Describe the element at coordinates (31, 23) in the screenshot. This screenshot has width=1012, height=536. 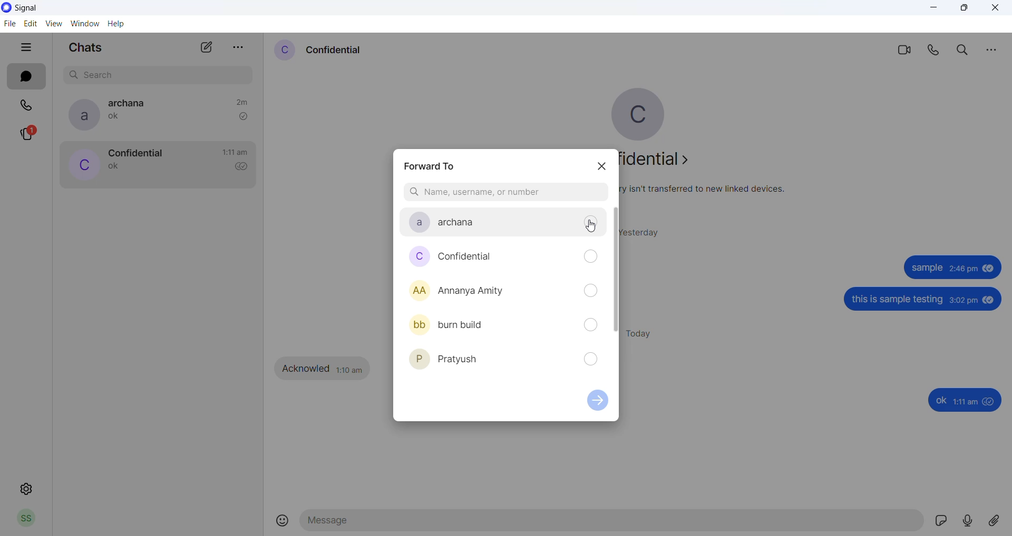
I see `edit` at that location.